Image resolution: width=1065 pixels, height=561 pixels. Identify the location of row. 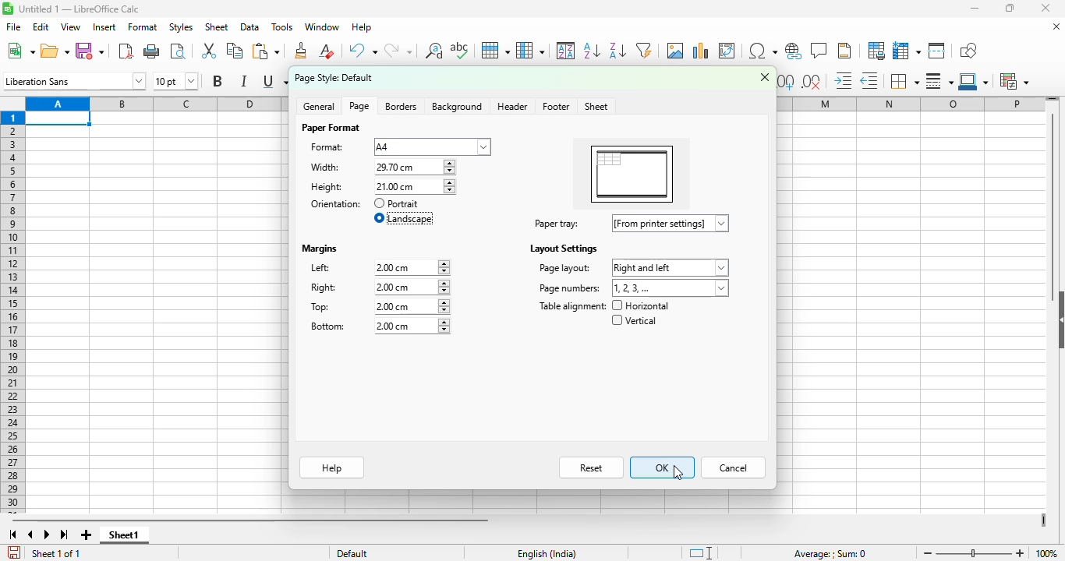
(496, 51).